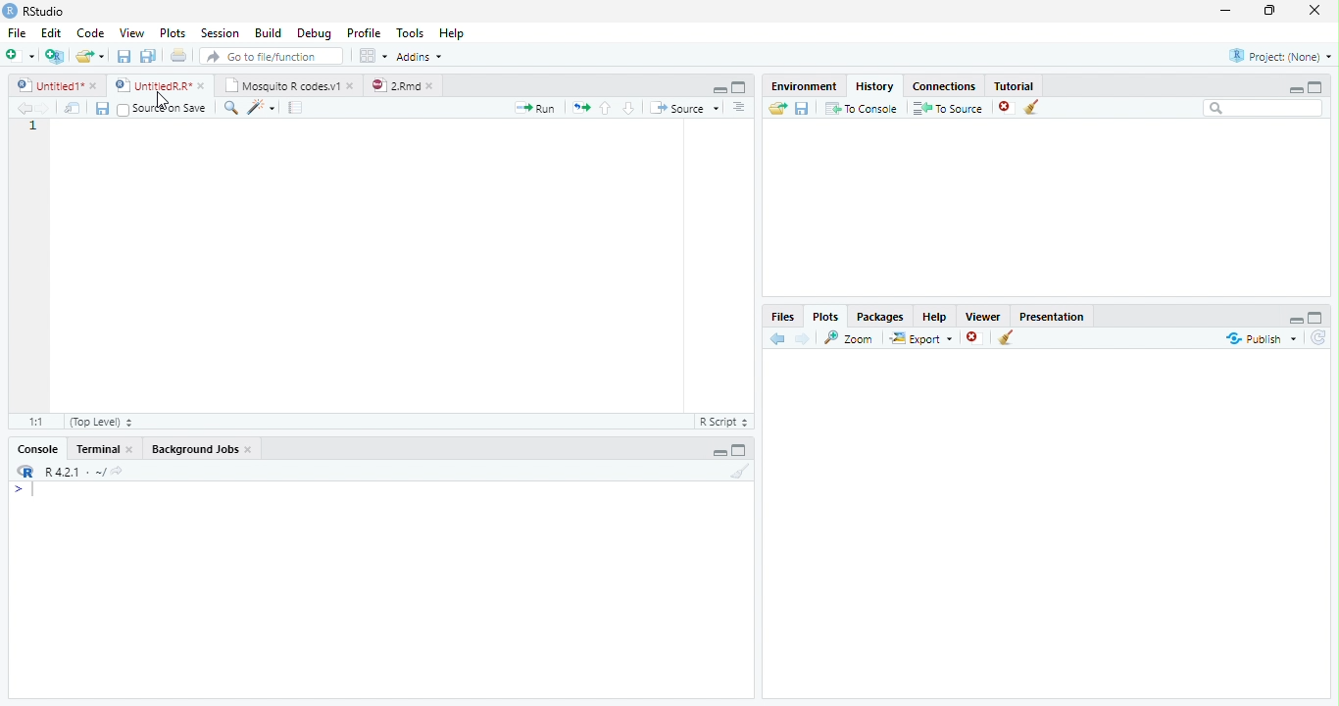 The width and height of the screenshot is (1339, 706). What do you see at coordinates (162, 109) in the screenshot?
I see `Source on Save` at bounding box center [162, 109].